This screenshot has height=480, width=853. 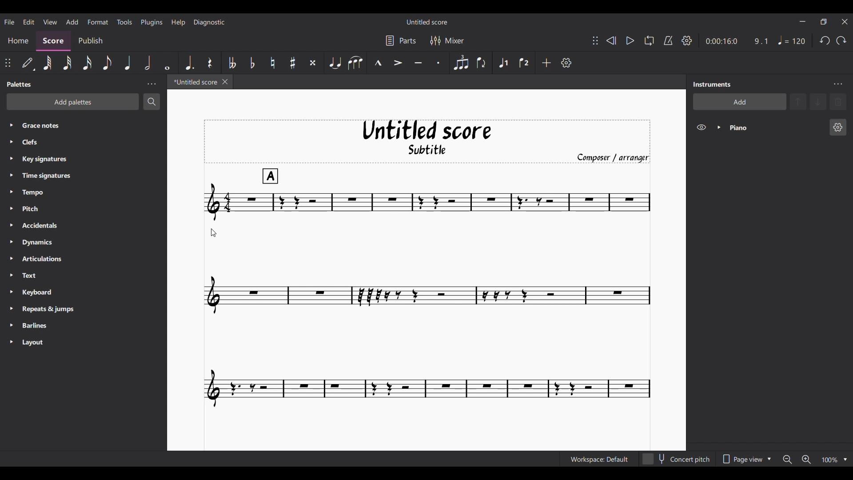 I want to click on Keyboard, so click(x=48, y=293).